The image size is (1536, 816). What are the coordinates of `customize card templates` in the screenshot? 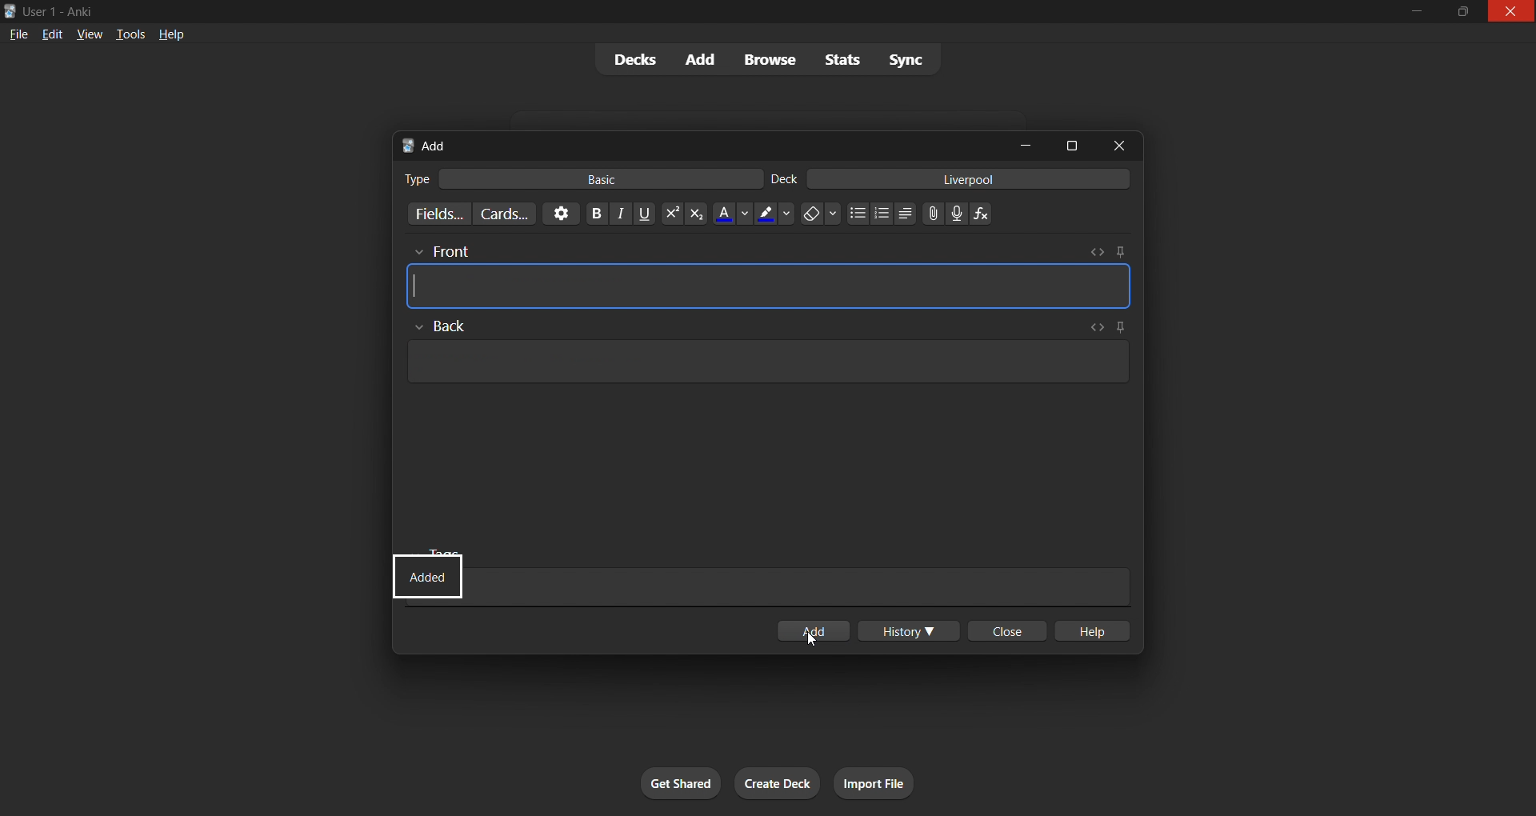 It's located at (505, 215).